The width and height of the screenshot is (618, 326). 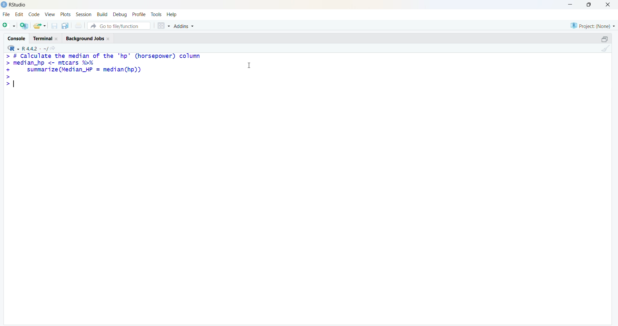 I want to click on Background jobs, so click(x=84, y=39).